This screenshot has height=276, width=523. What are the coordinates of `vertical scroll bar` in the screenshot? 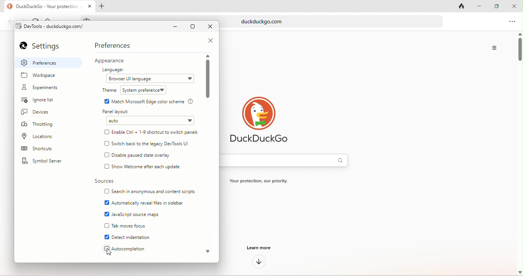 It's located at (208, 80).